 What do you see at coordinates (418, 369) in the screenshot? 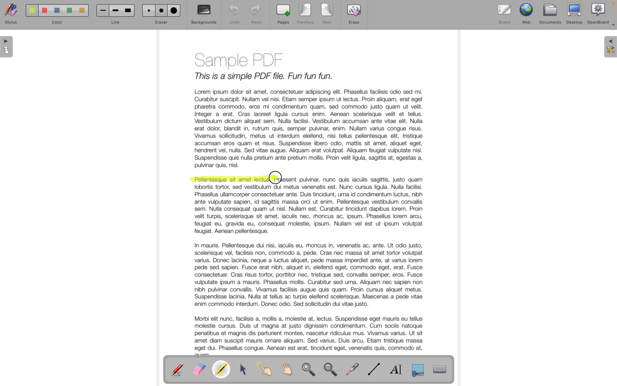
I see `capture a part of the screen` at bounding box center [418, 369].